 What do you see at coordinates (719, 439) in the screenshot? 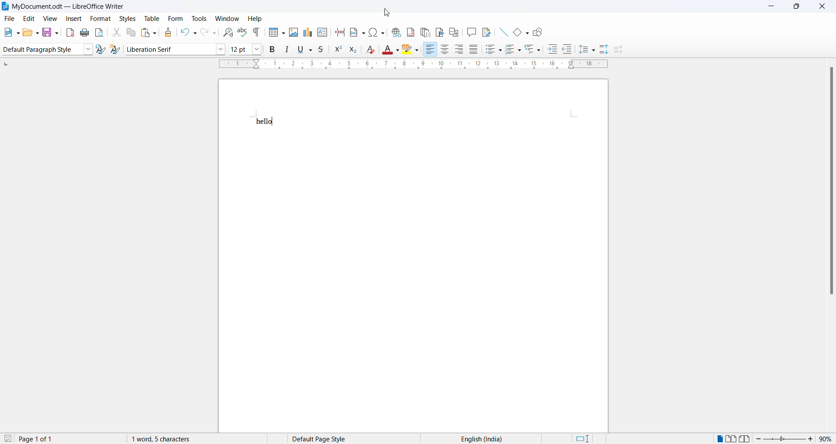
I see `Single page view` at bounding box center [719, 439].